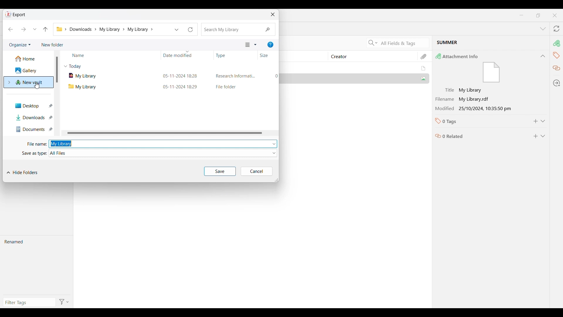  Describe the element at coordinates (536, 121) in the screenshot. I see `Add` at that location.